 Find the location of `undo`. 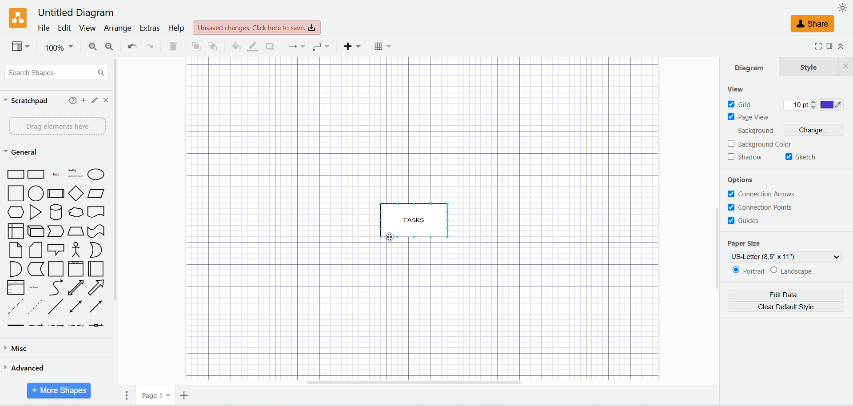

undo is located at coordinates (131, 47).